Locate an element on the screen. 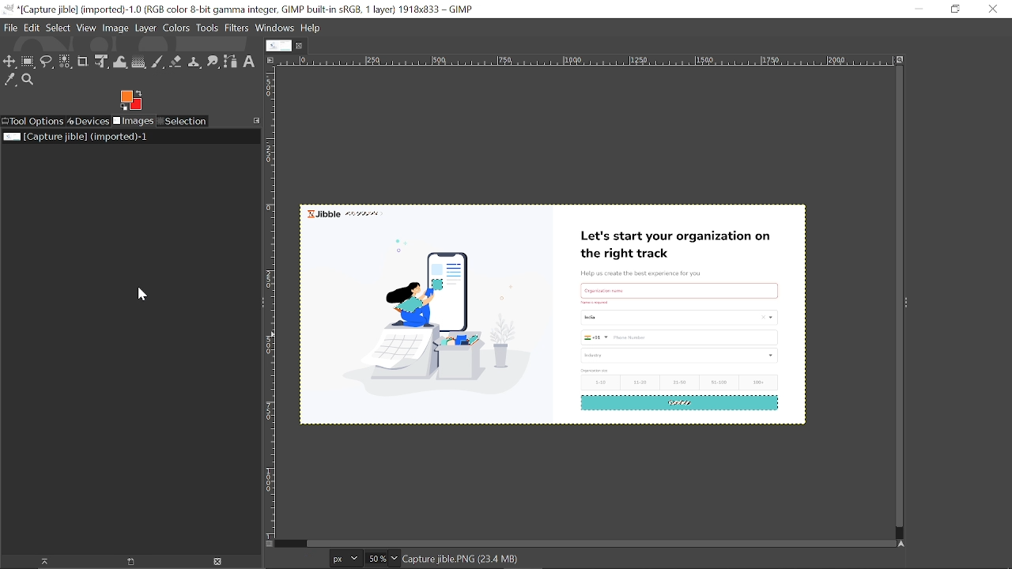 This screenshot has width=1012, height=569. Tool options is located at coordinates (32, 122).